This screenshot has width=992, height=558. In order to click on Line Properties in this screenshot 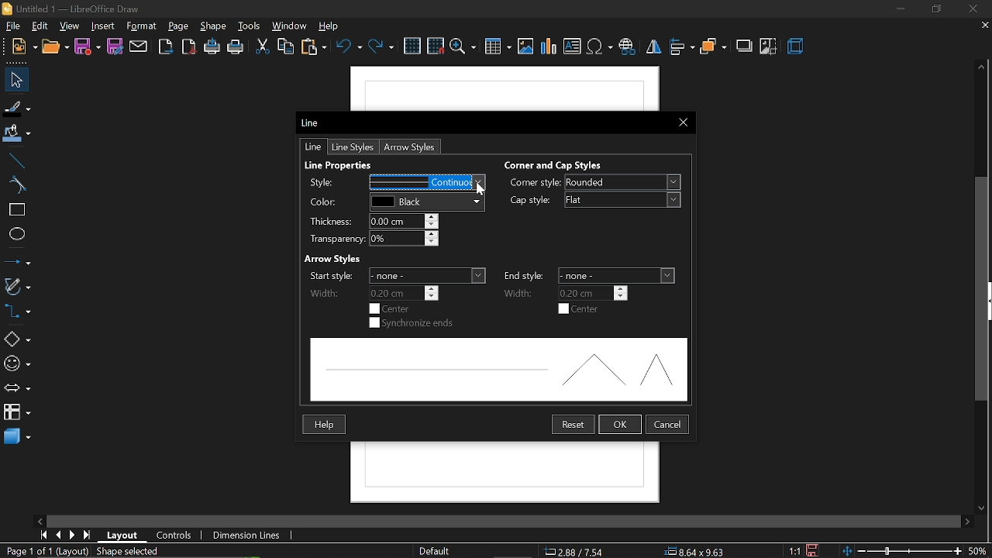, I will do `click(356, 164)`.